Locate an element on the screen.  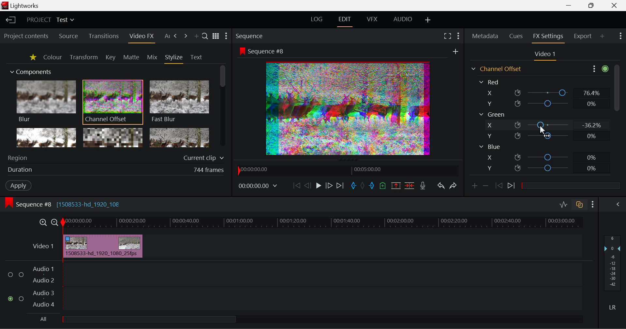
Channel Offset is located at coordinates (495, 69).